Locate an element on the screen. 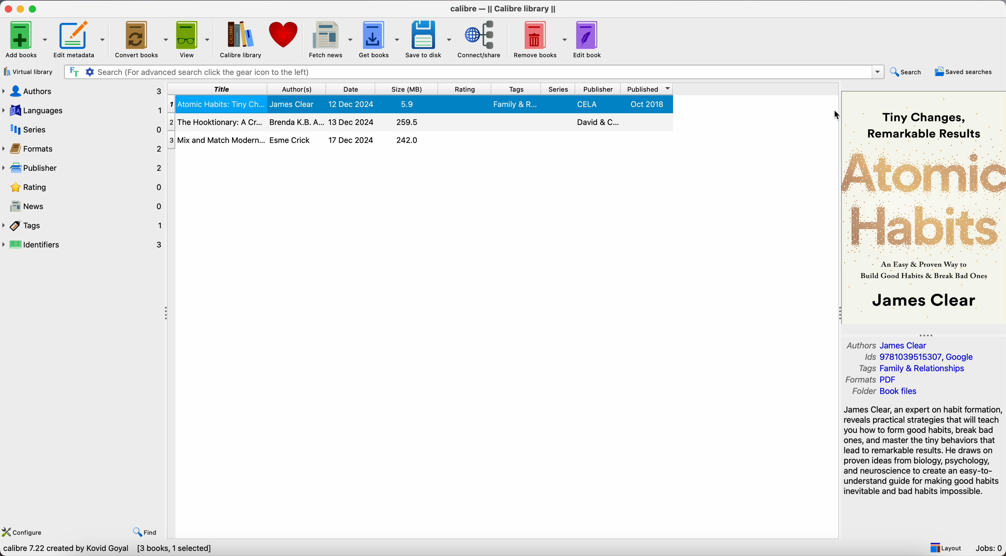 The width and height of the screenshot is (1006, 556). calibre library is located at coordinates (239, 39).